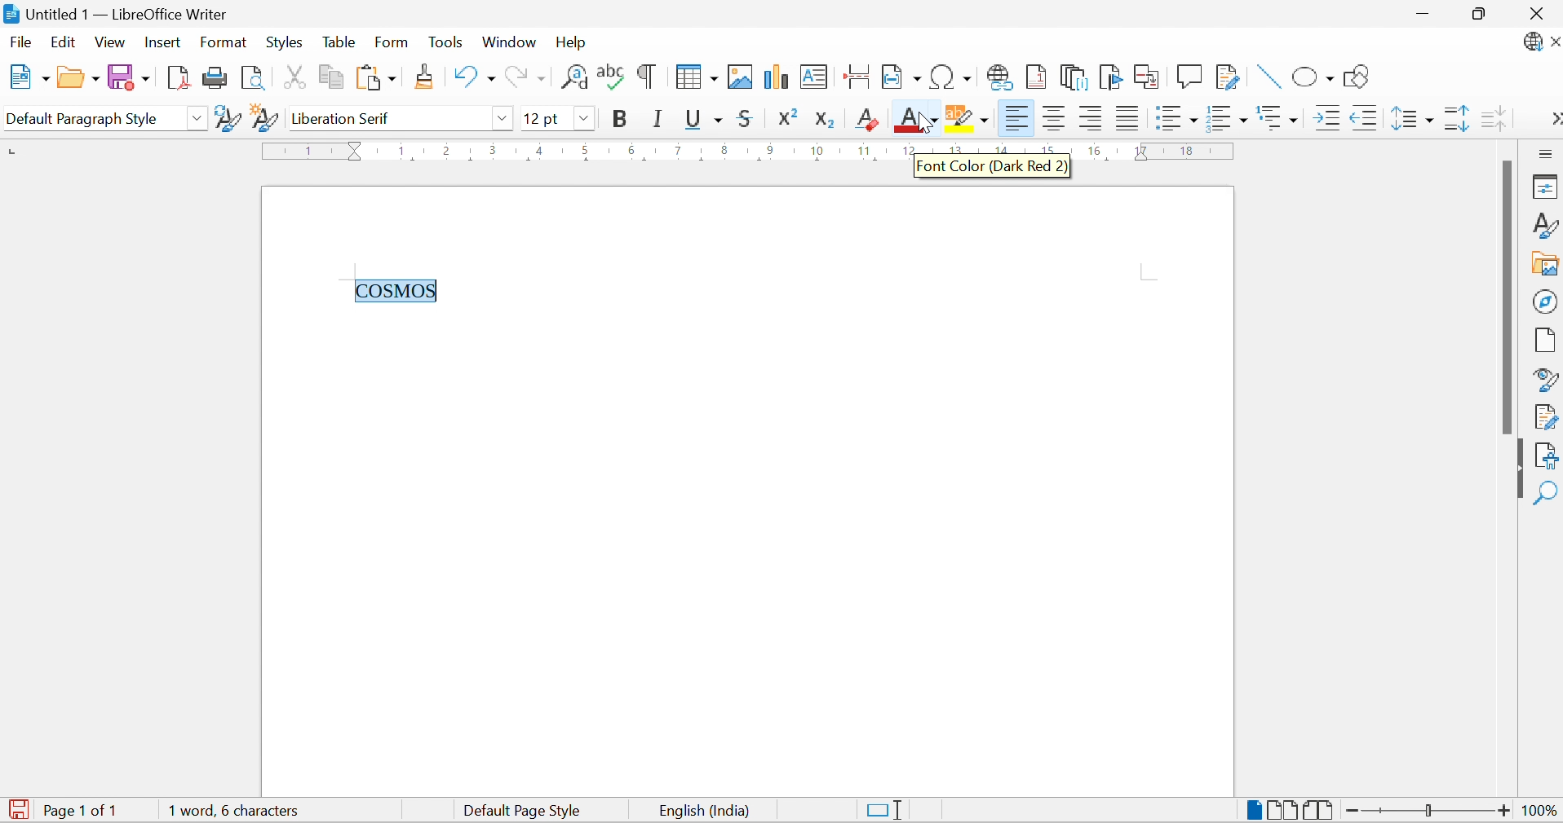  I want to click on Navigator, so click(1545, 301).